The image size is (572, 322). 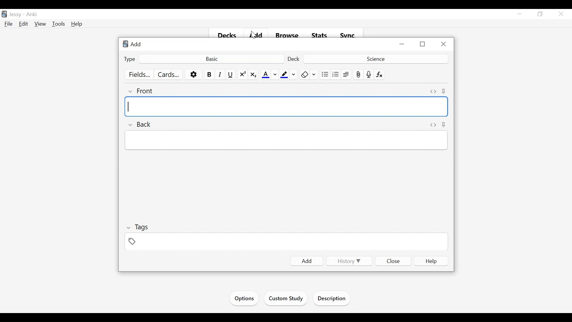 What do you see at coordinates (265, 75) in the screenshot?
I see `Text Color` at bounding box center [265, 75].